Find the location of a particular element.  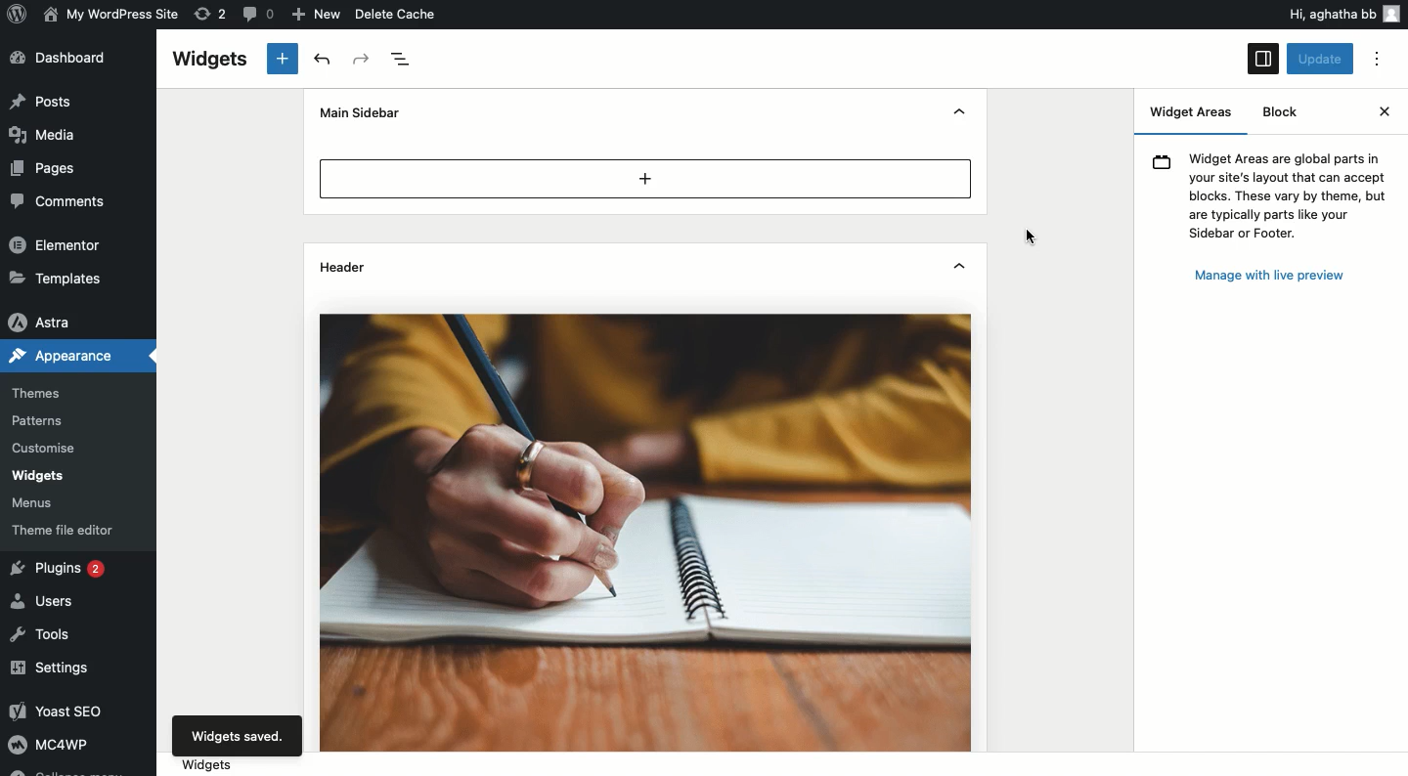

Users is located at coordinates (47, 599).